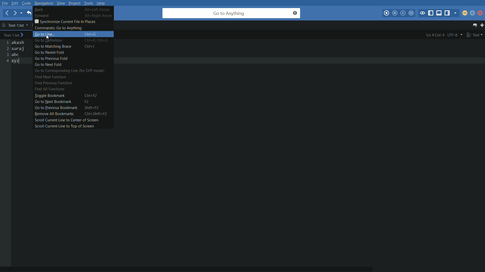  Describe the element at coordinates (403, 13) in the screenshot. I see `play last macro` at that location.